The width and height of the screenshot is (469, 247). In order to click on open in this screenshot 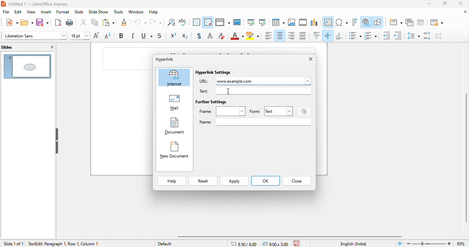, I will do `click(26, 23)`.